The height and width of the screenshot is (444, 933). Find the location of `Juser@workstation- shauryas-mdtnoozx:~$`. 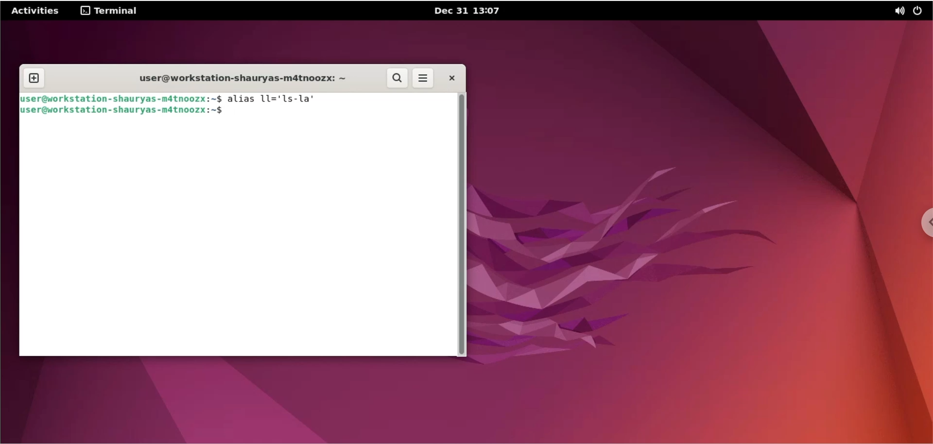

Juser@workstation- shauryas-mdtnoozx:~$ is located at coordinates (122, 99).